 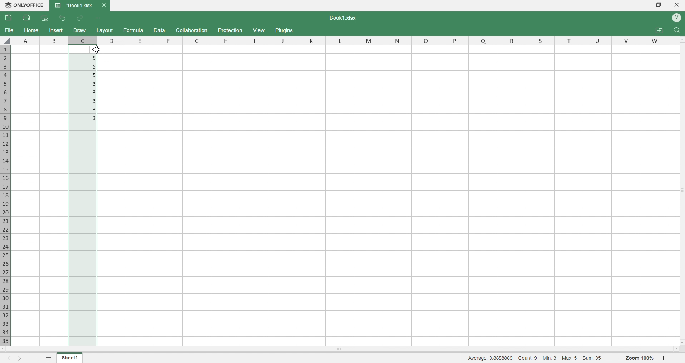 What do you see at coordinates (95, 50) in the screenshot?
I see `cursor` at bounding box center [95, 50].